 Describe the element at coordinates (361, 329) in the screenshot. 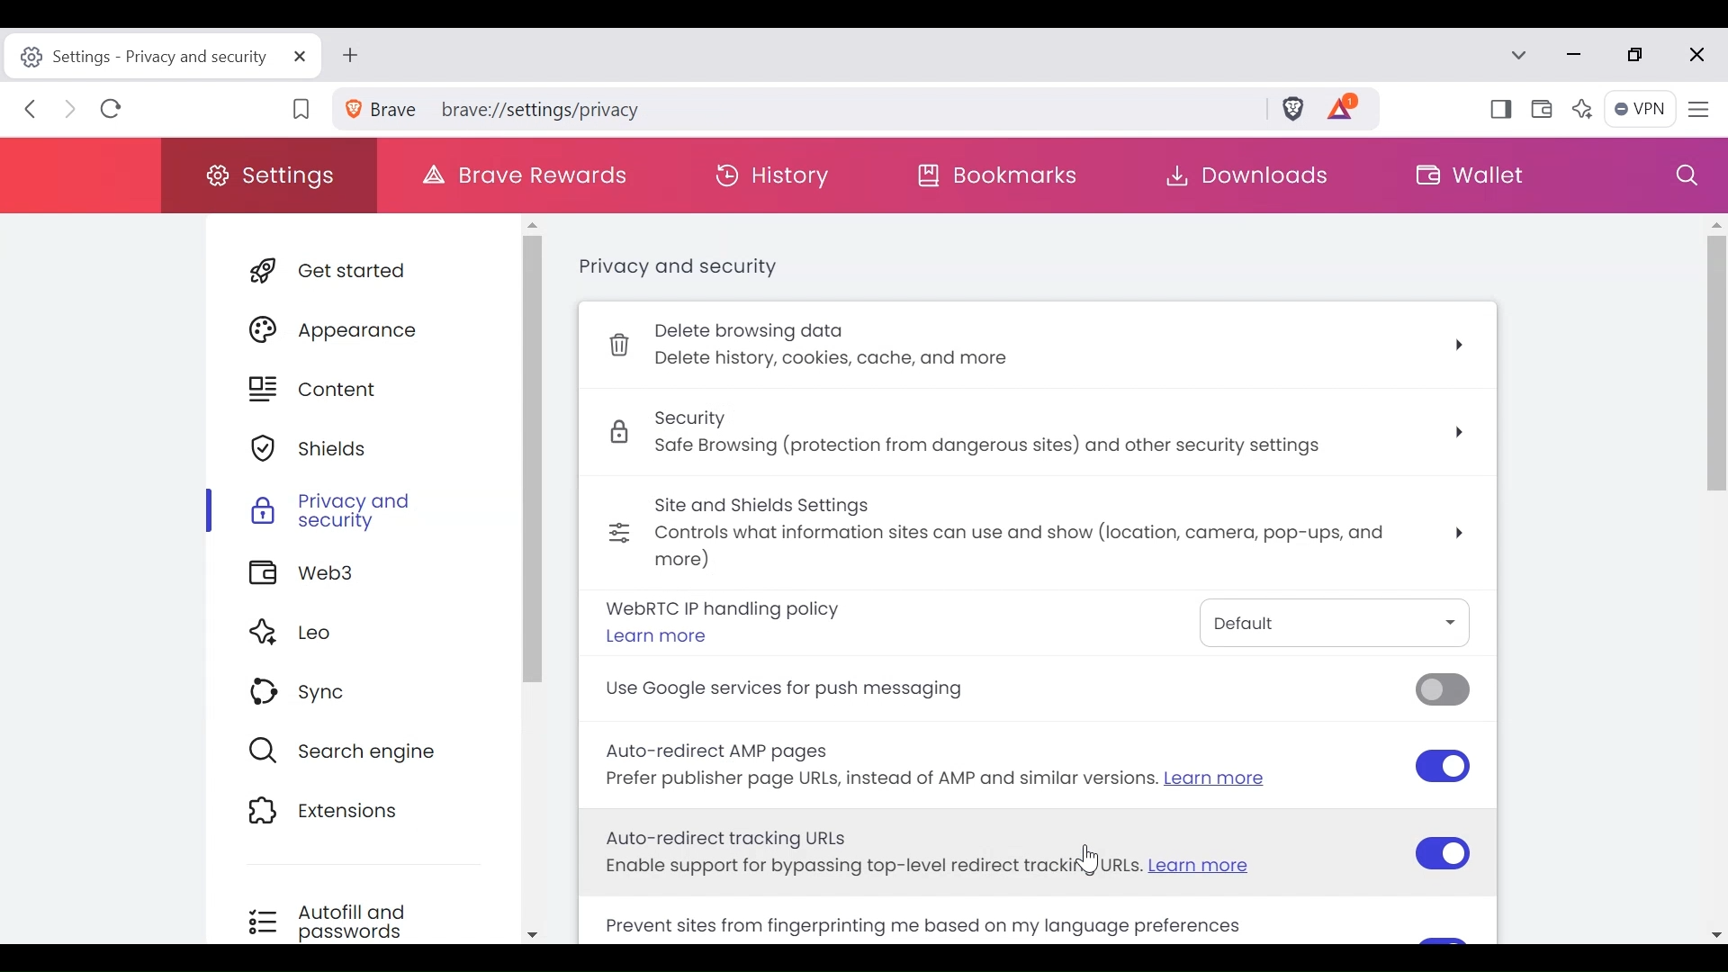

I see `Appearance` at that location.